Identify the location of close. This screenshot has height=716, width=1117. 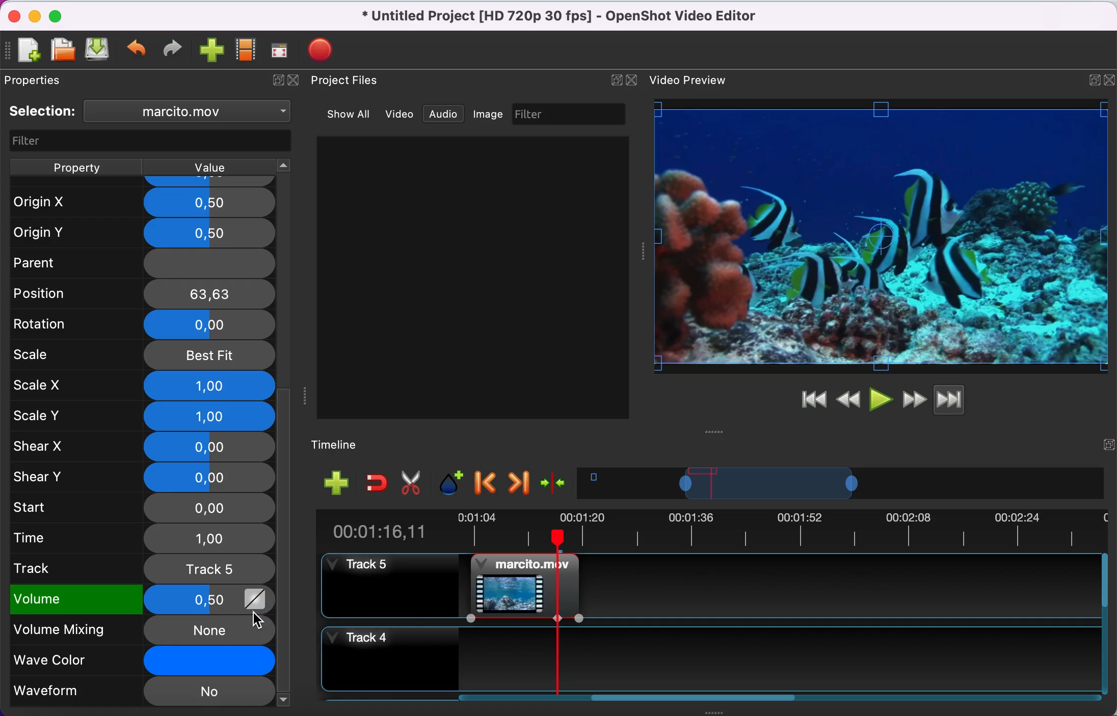
(12, 15).